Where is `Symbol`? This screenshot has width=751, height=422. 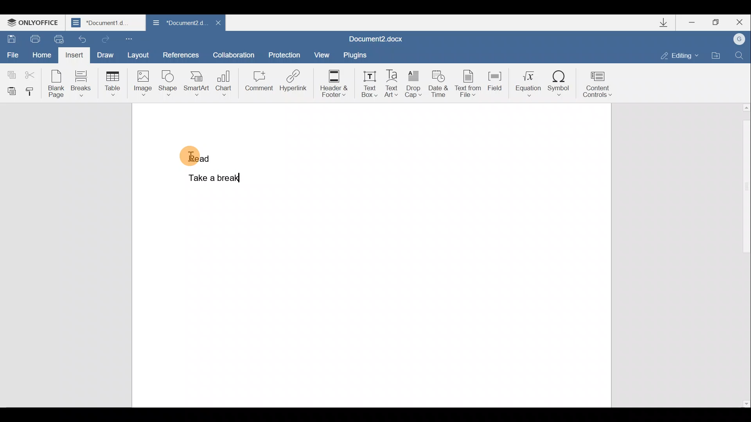 Symbol is located at coordinates (561, 84).